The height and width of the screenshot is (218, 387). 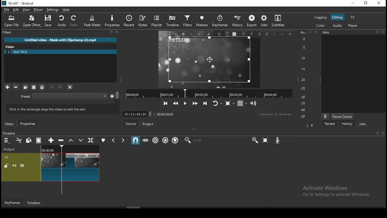 I want to click on ripple, so click(x=155, y=140).